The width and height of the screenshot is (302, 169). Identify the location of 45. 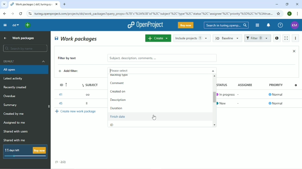
(60, 103).